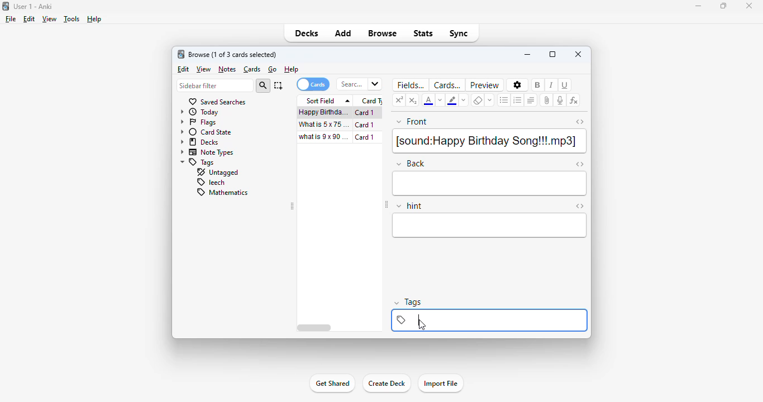 The height and width of the screenshot is (402, 763). What do you see at coordinates (323, 112) in the screenshot?
I see `happy birthday song!!!` at bounding box center [323, 112].